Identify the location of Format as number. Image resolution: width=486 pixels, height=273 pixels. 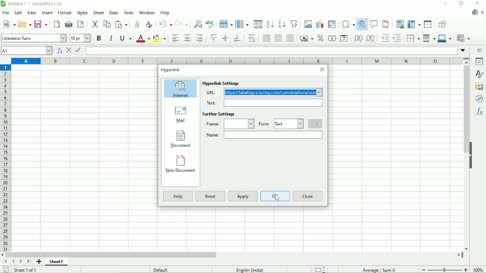
(332, 38).